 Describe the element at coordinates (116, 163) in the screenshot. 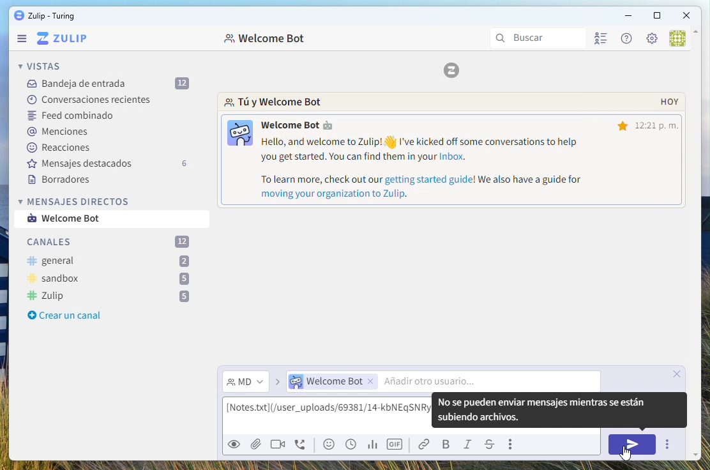

I see `Important Messages` at that location.